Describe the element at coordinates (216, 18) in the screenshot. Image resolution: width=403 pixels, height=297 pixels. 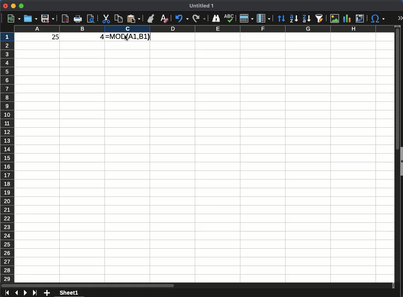
I see `finder` at that location.